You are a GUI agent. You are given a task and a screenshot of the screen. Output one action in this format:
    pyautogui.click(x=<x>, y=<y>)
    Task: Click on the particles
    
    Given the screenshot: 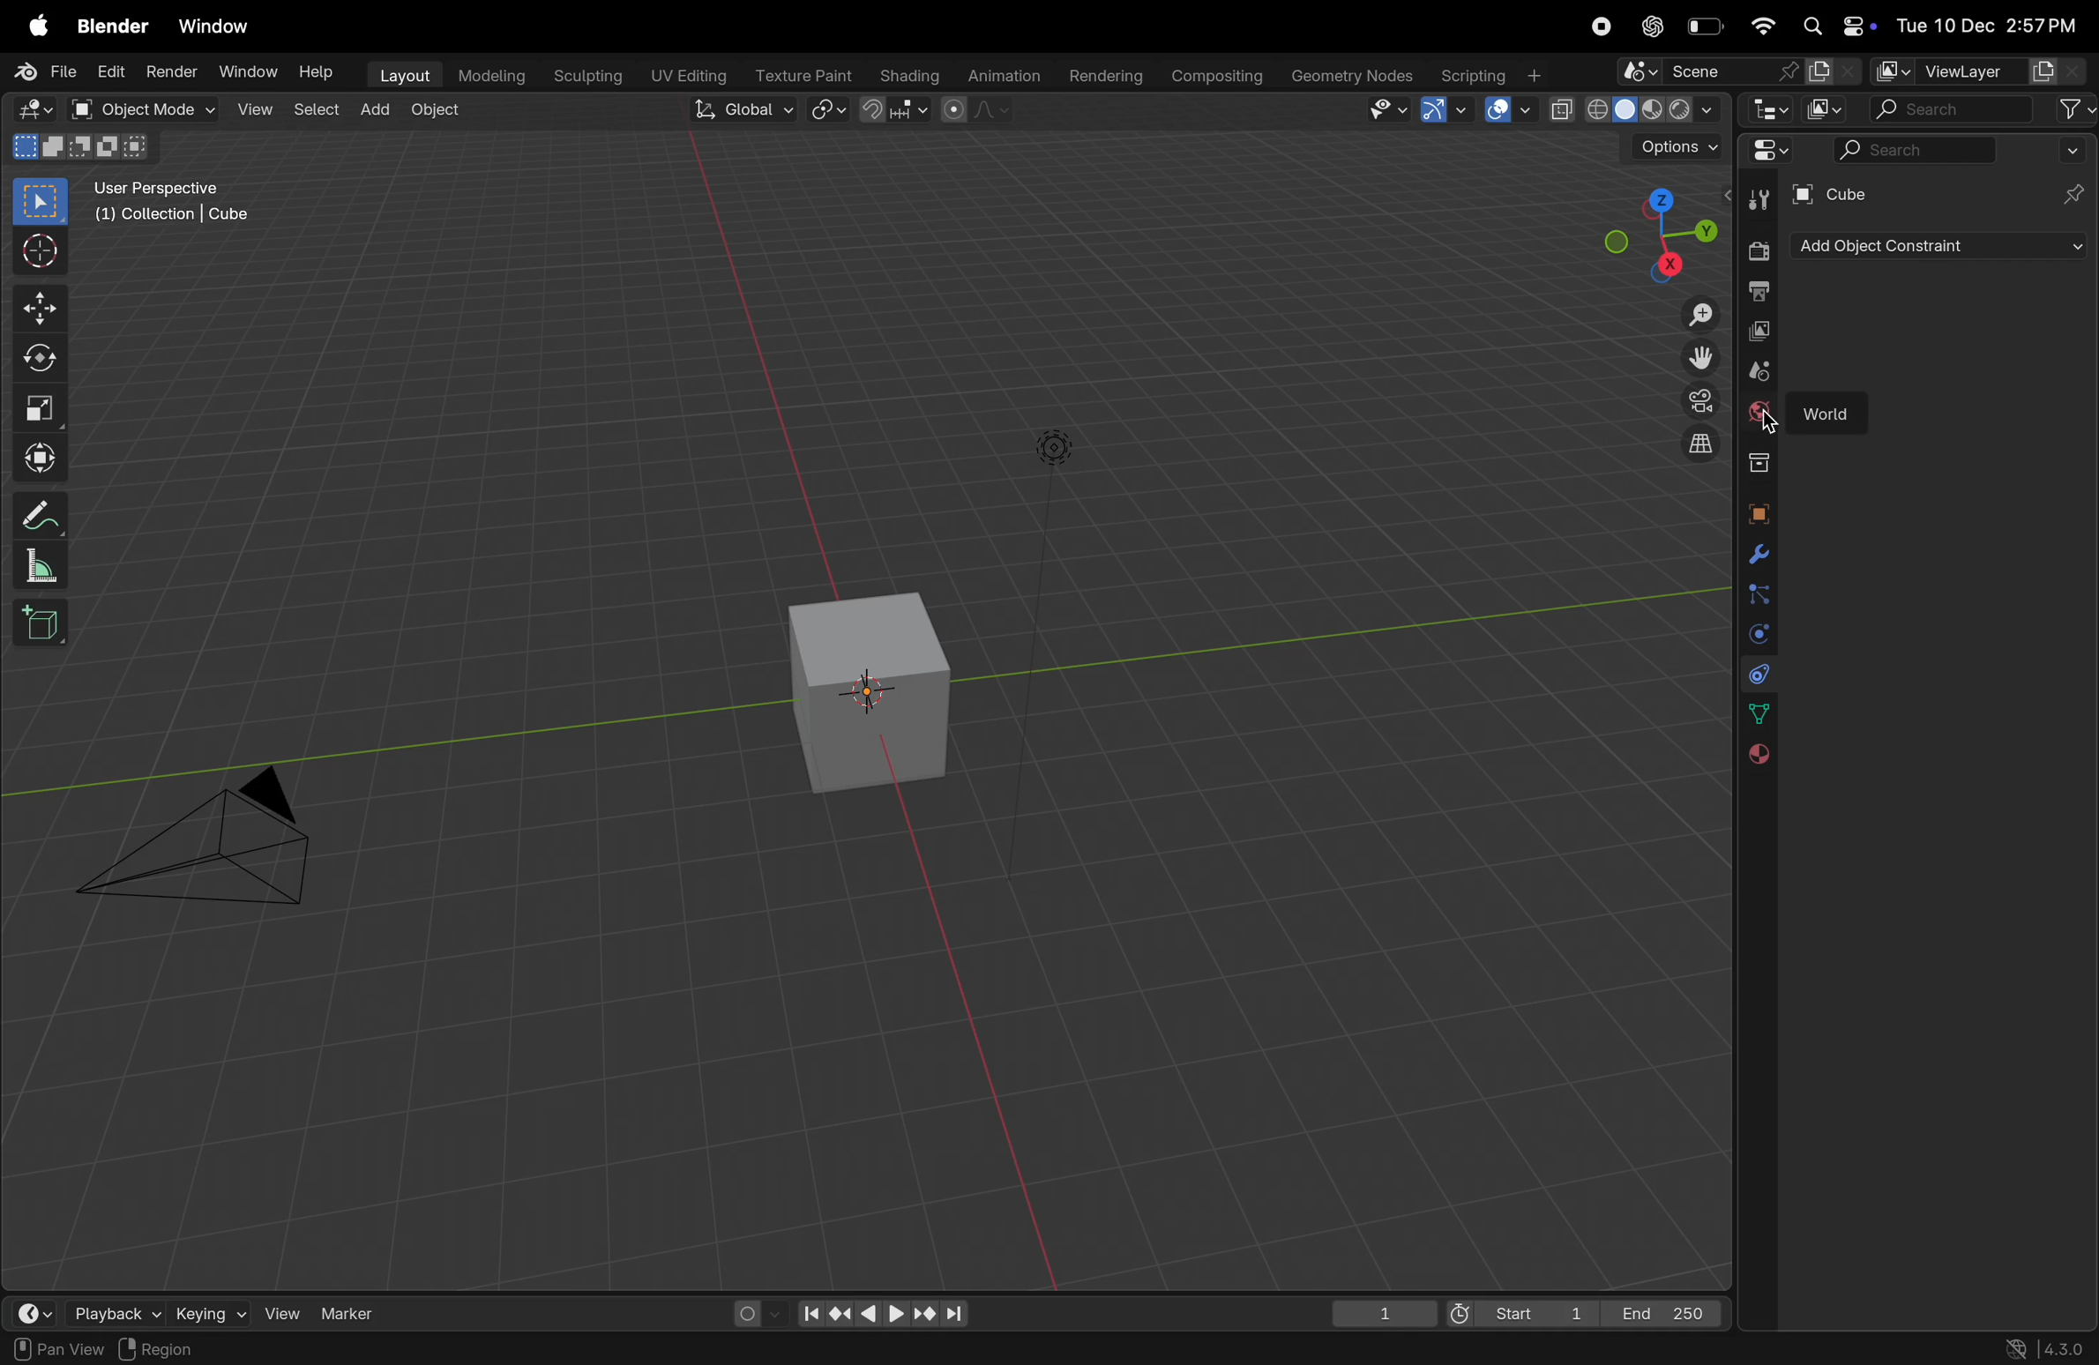 What is the action you would take?
    pyautogui.click(x=1757, y=594)
    